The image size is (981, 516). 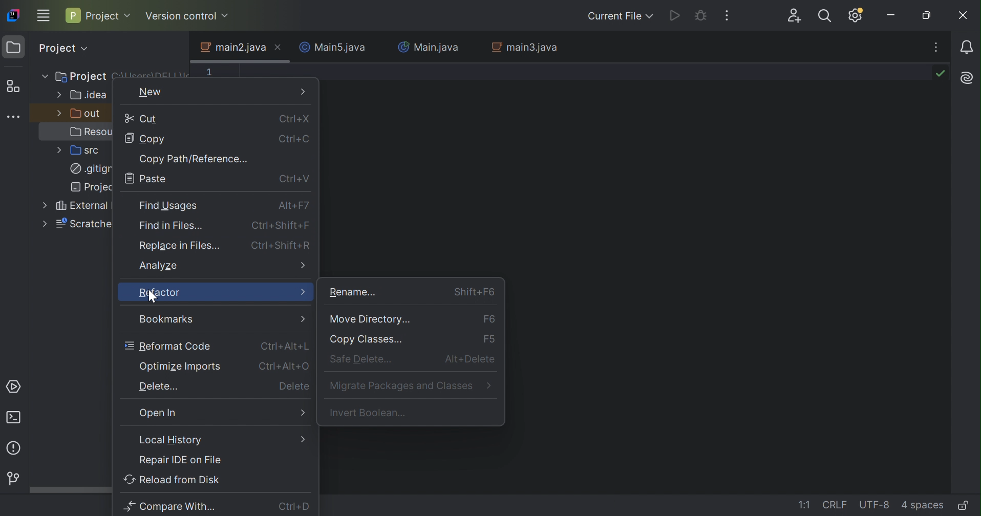 What do you see at coordinates (146, 140) in the screenshot?
I see `Copy` at bounding box center [146, 140].